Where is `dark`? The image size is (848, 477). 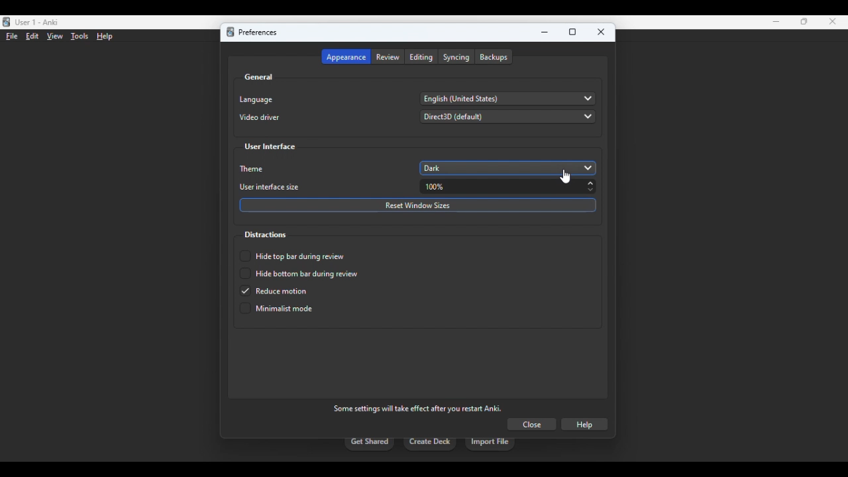
dark is located at coordinates (509, 168).